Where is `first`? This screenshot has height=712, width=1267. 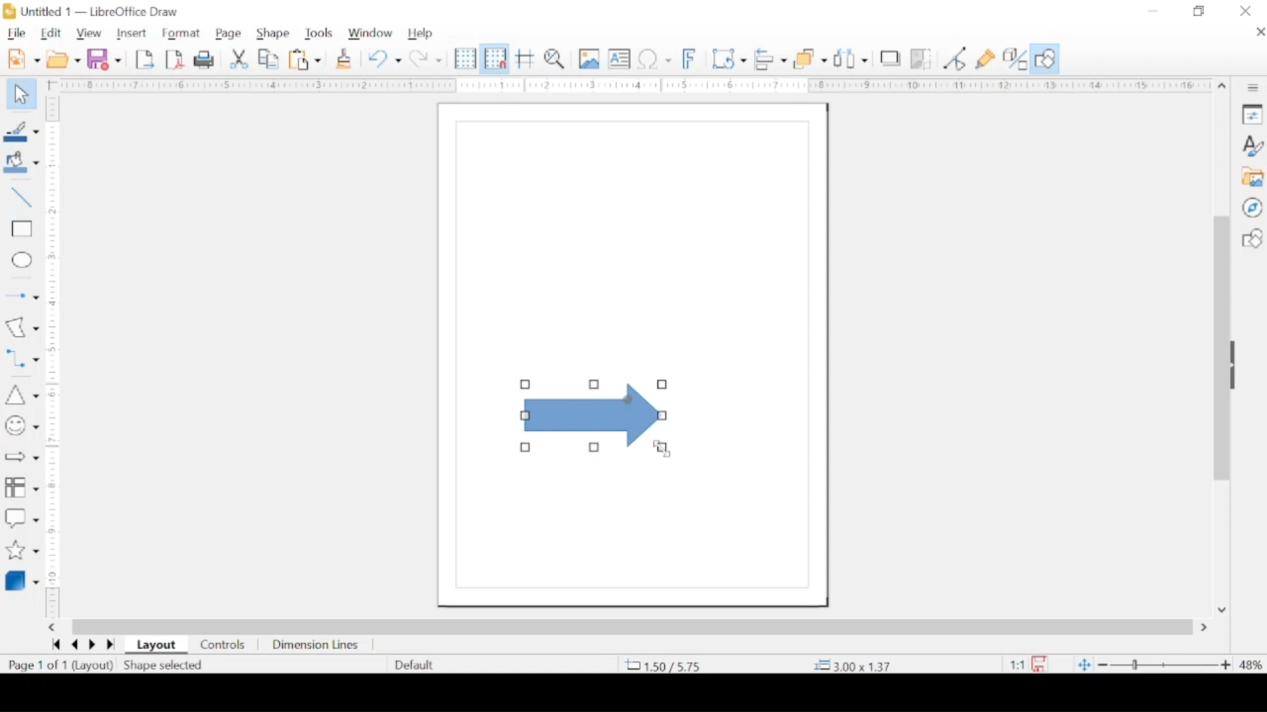 first is located at coordinates (55, 645).